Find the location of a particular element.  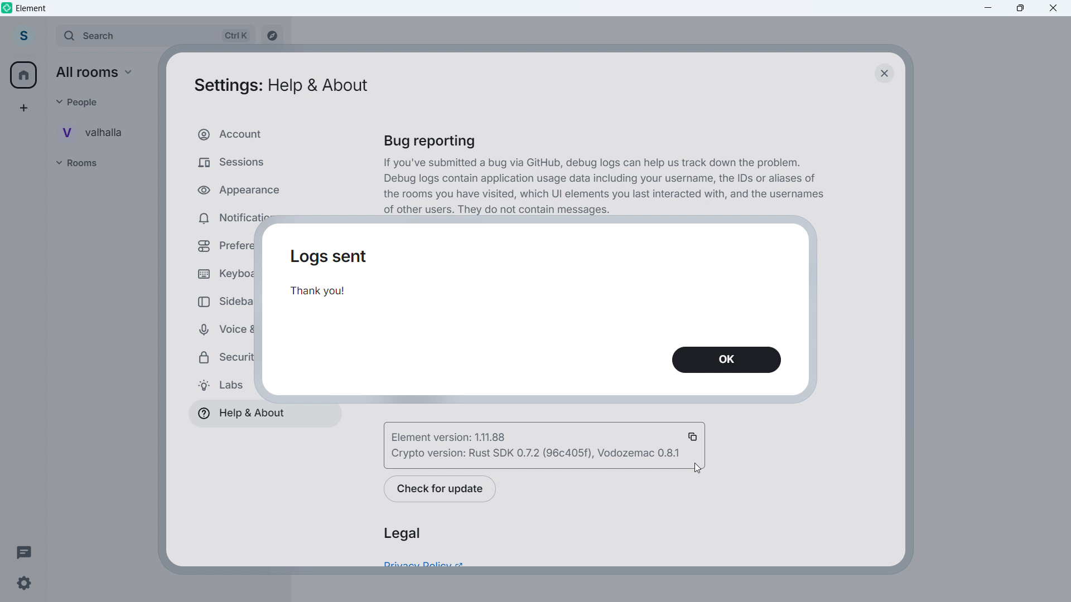

the rooms you have visited, which UI elements you last interacted with, and the usernames is located at coordinates (605, 195).